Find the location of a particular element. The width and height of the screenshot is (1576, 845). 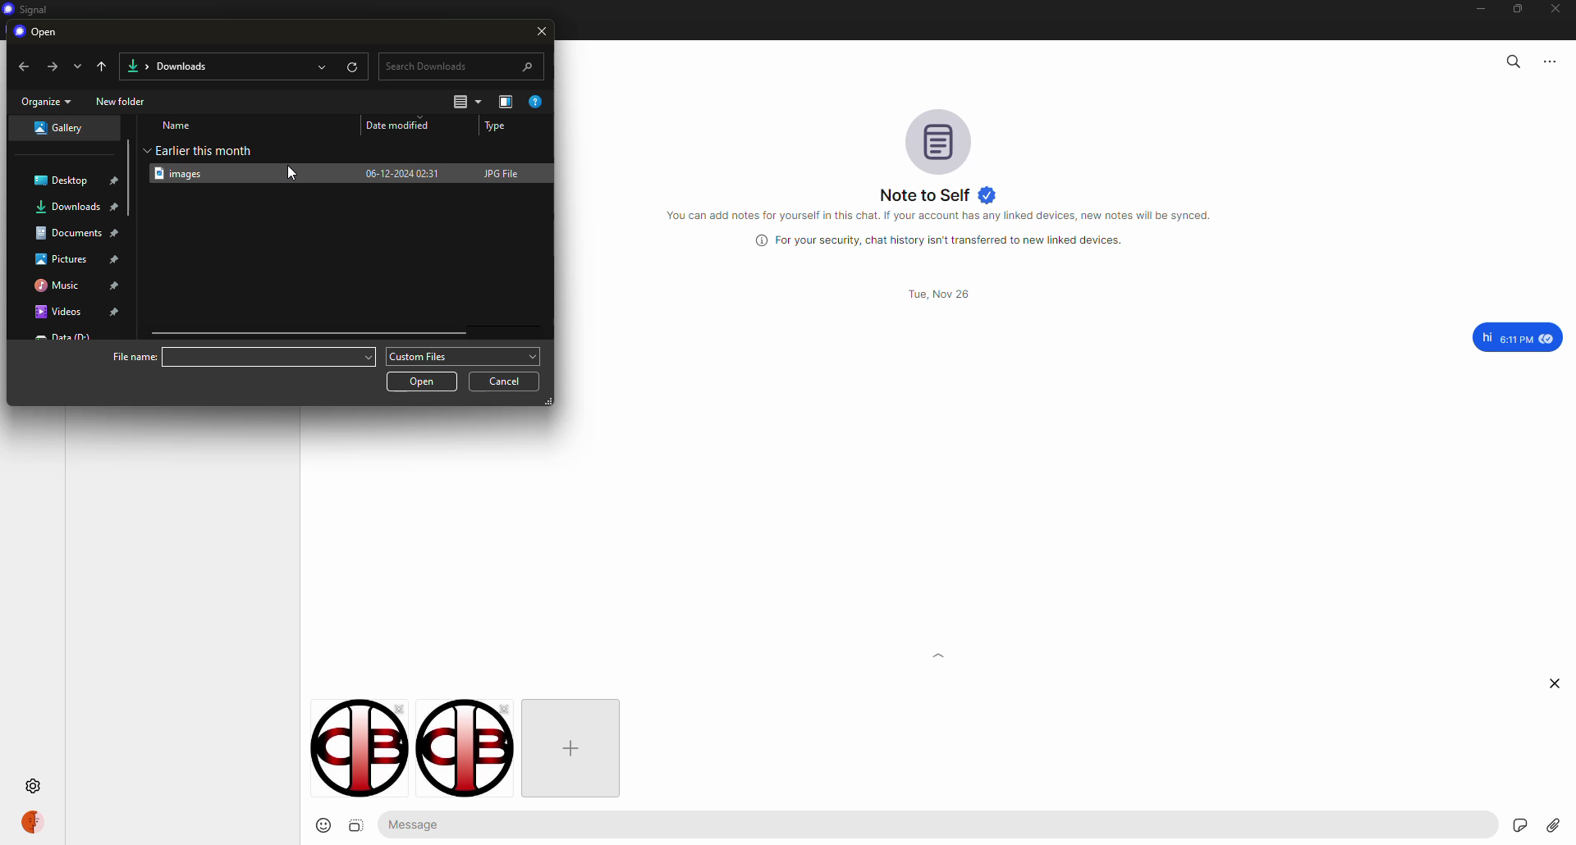

close is located at coordinates (1558, 10).